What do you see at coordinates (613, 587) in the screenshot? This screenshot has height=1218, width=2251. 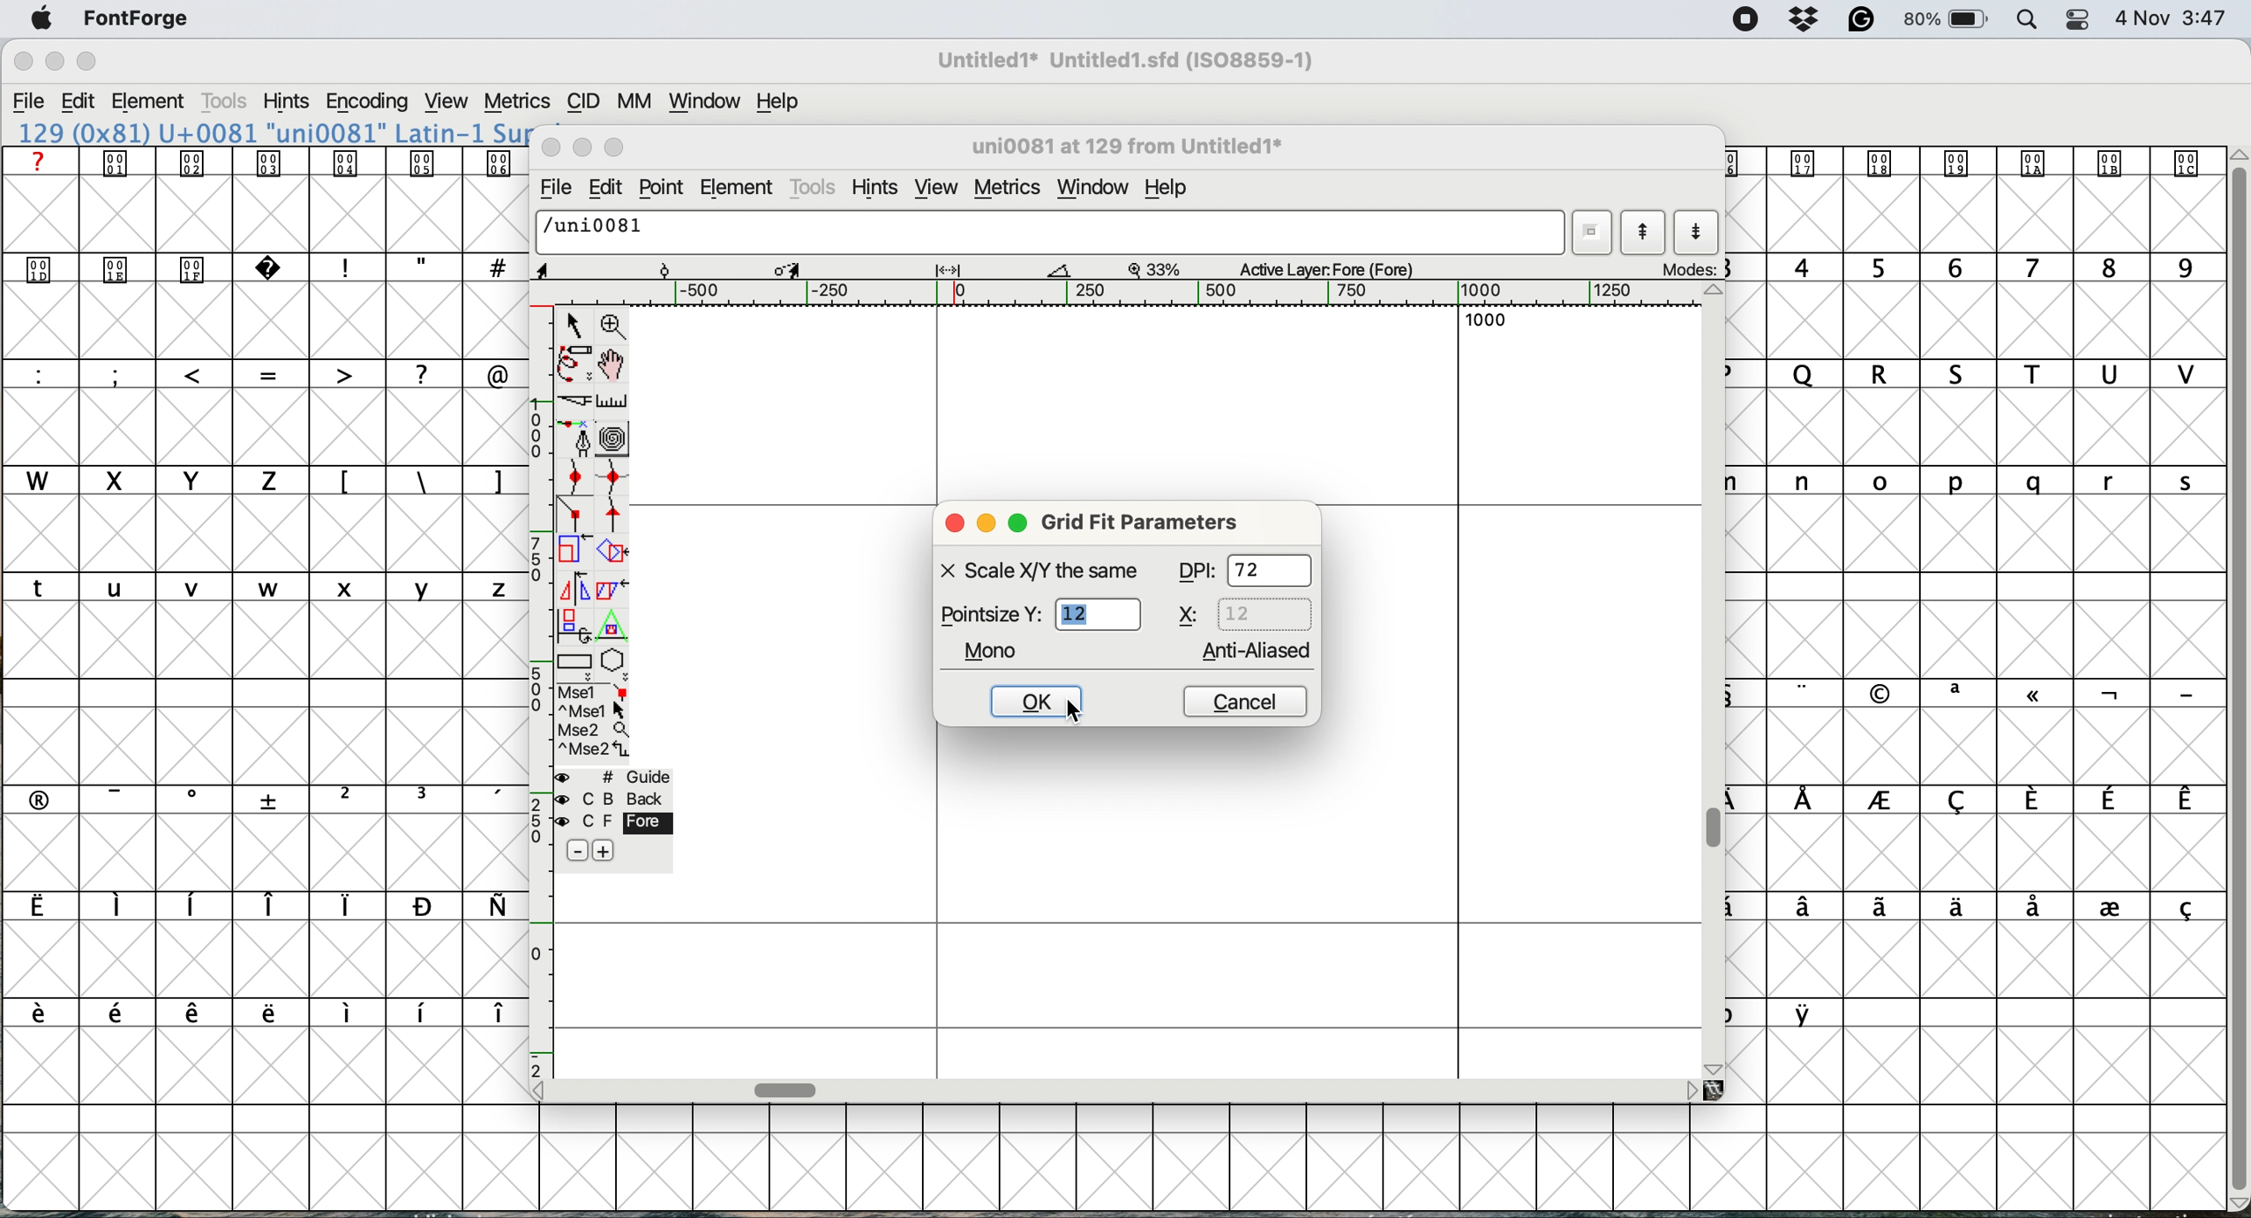 I see `skew the selection` at bounding box center [613, 587].